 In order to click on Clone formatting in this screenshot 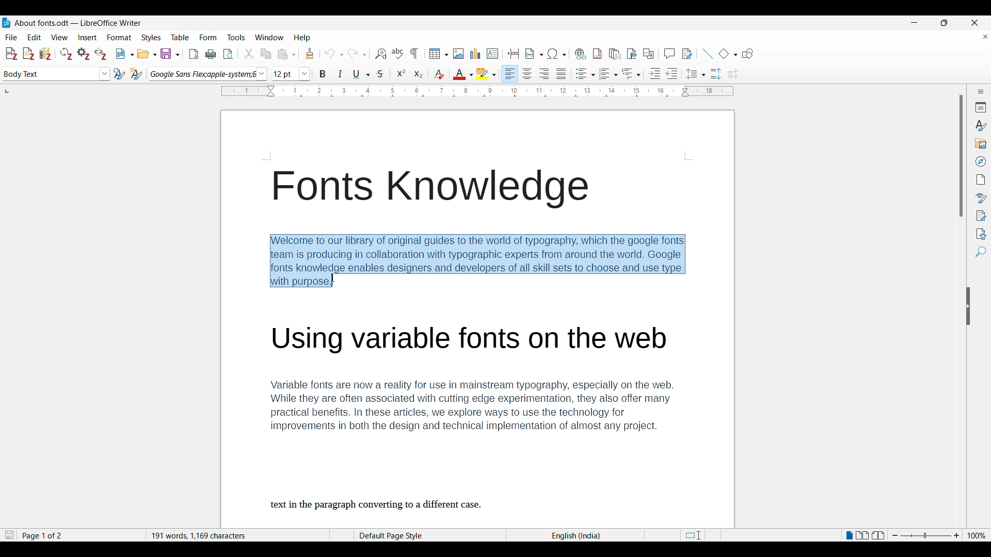, I will do `click(310, 54)`.